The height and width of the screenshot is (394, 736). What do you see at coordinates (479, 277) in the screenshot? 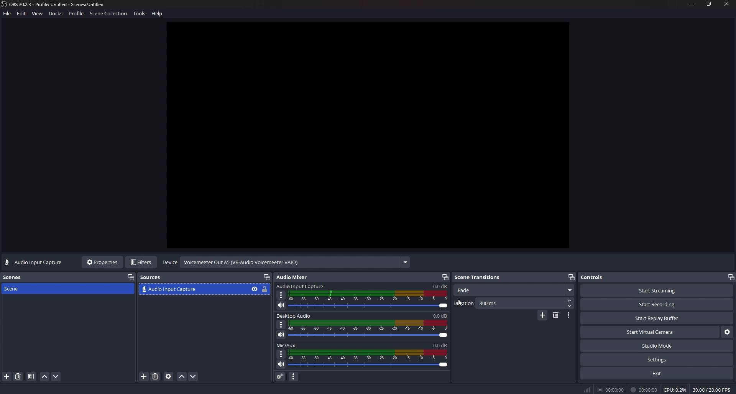
I see `scene transitions` at bounding box center [479, 277].